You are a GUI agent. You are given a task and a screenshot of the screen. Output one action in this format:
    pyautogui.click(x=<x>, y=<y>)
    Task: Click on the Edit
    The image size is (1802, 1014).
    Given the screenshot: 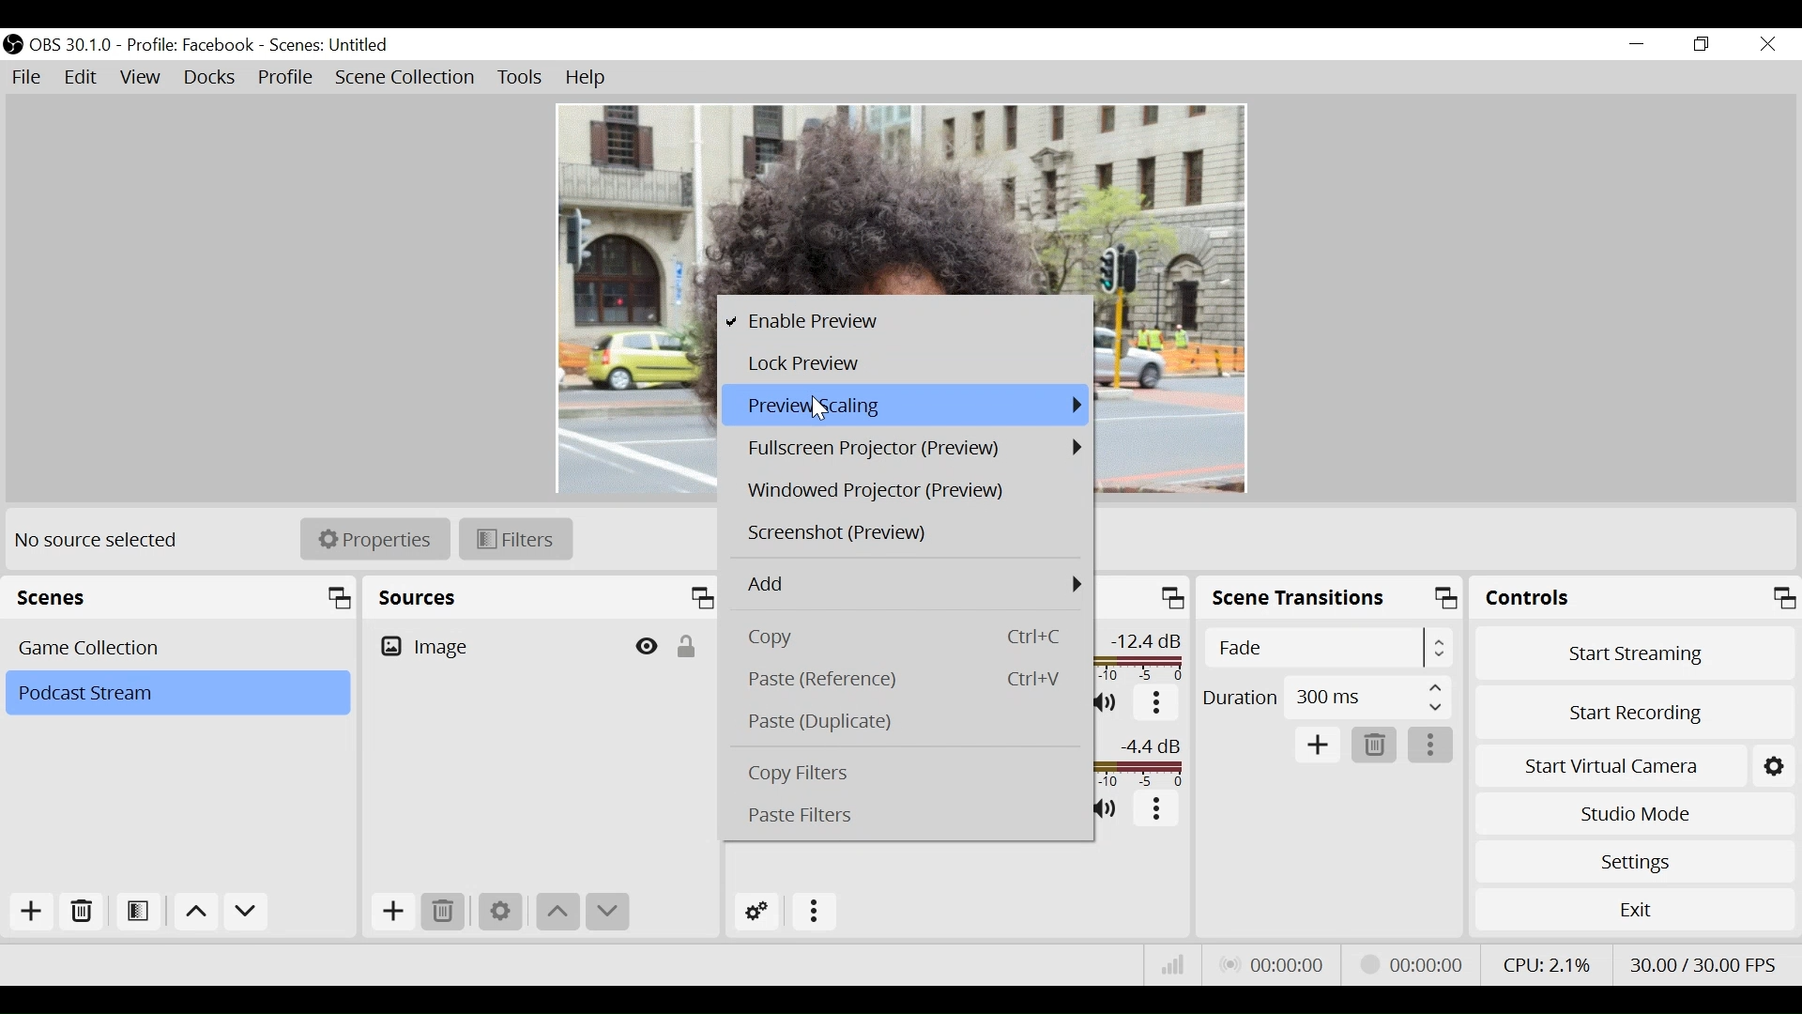 What is the action you would take?
    pyautogui.click(x=80, y=79)
    